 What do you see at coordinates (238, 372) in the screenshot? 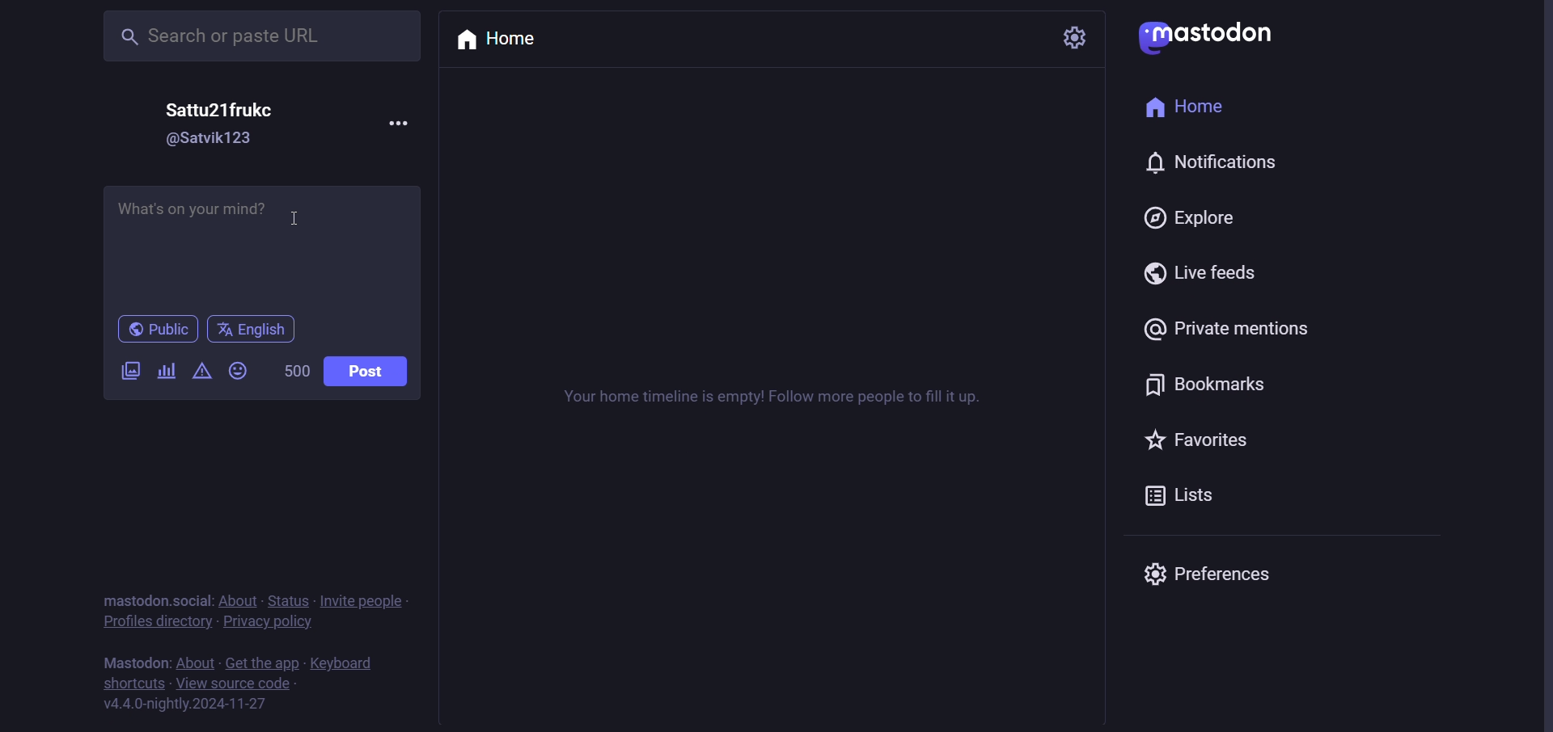
I see `emoji` at bounding box center [238, 372].